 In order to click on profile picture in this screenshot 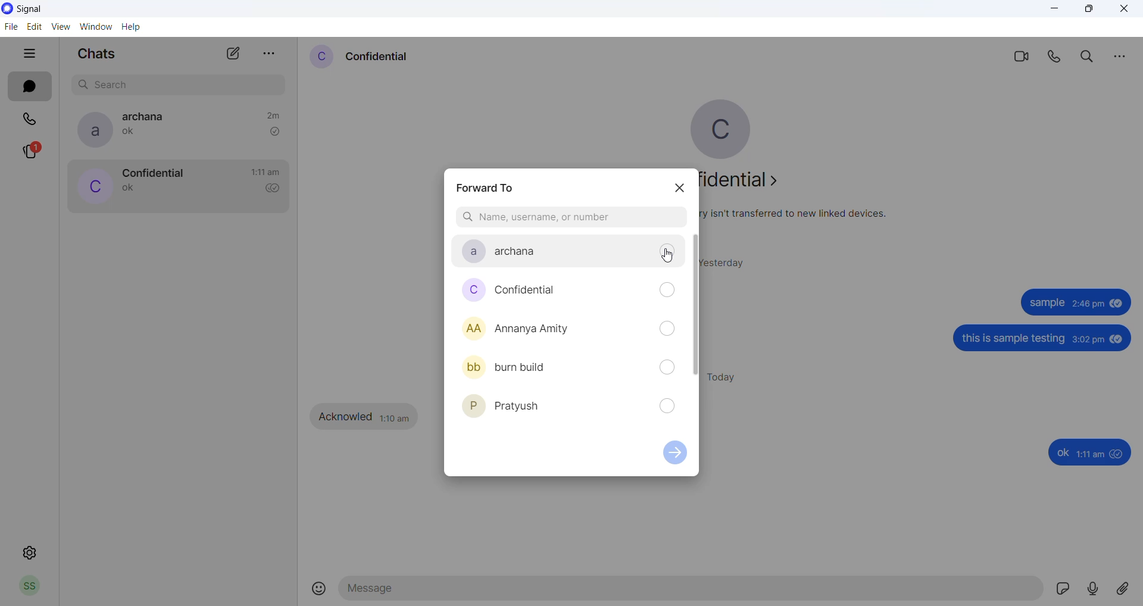, I will do `click(730, 129)`.